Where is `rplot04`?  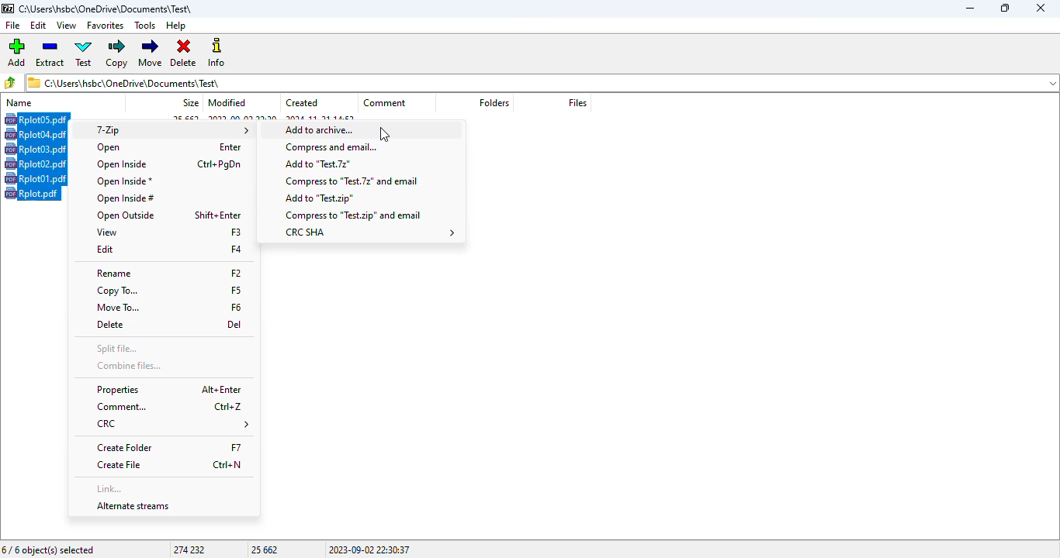 rplot04 is located at coordinates (35, 134).